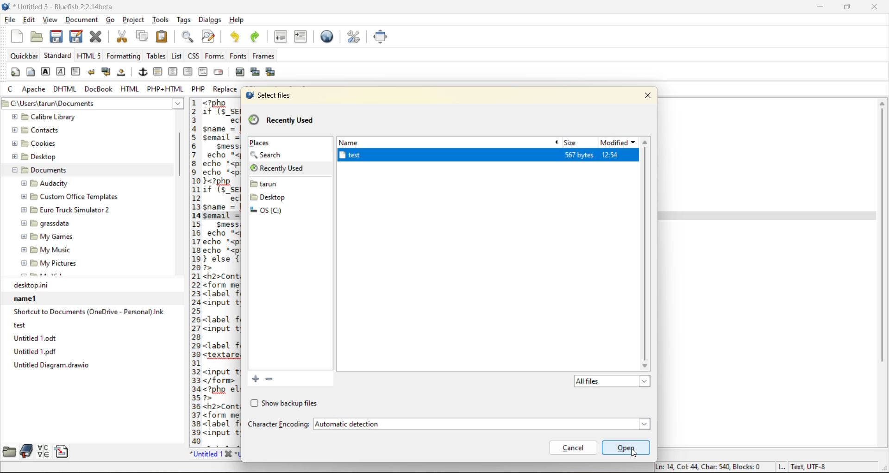 This screenshot has height=473, width=889. I want to click on close, so click(877, 7).